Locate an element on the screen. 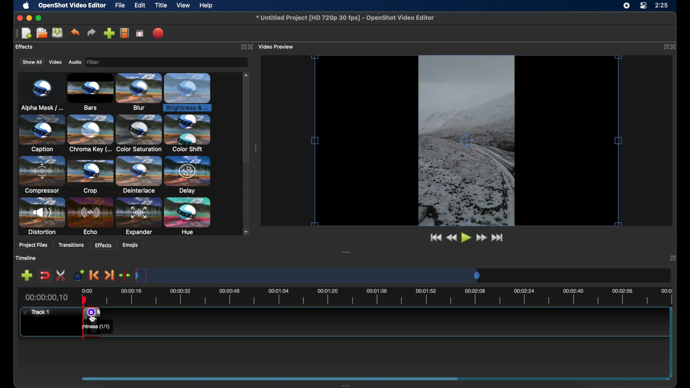  disable snapping is located at coordinates (45, 276).